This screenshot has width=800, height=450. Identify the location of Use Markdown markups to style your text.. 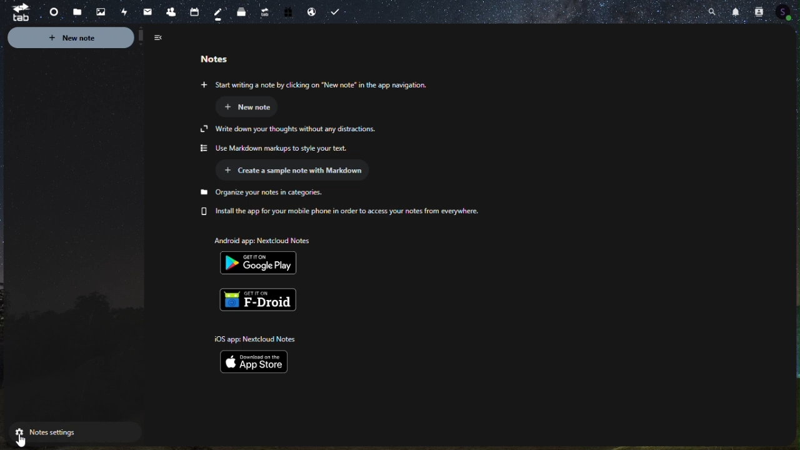
(276, 148).